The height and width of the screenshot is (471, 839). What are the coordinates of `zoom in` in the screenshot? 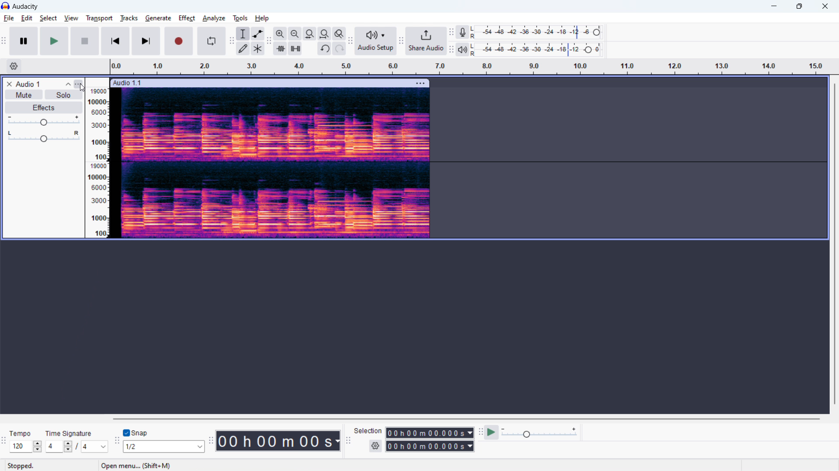 It's located at (280, 33).